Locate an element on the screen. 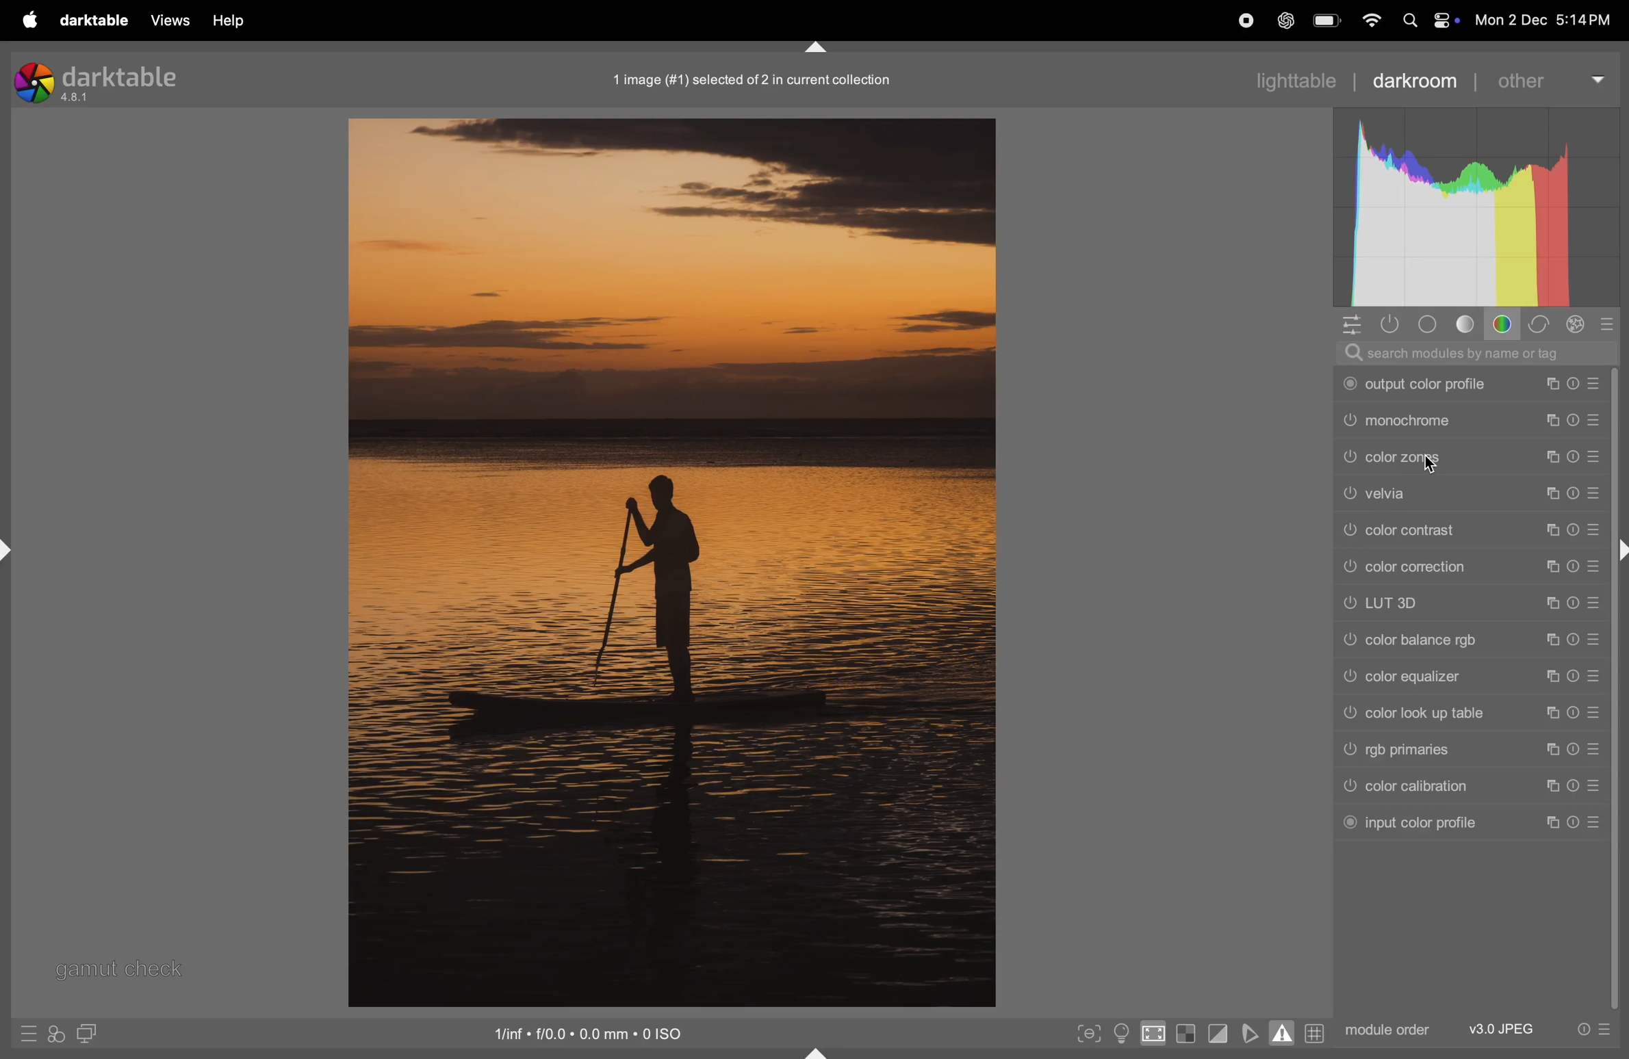  copy is located at coordinates (1552, 421).